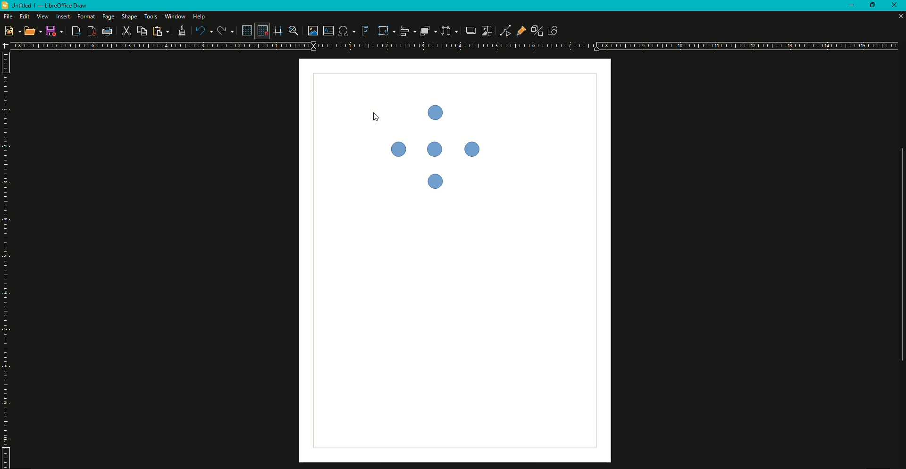 Image resolution: width=906 pixels, height=469 pixels. Describe the element at coordinates (199, 17) in the screenshot. I see `Help` at that location.